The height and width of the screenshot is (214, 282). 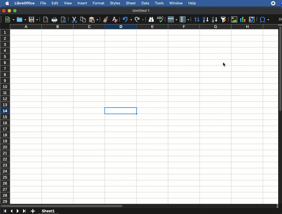 I want to click on autofilter, so click(x=224, y=19).